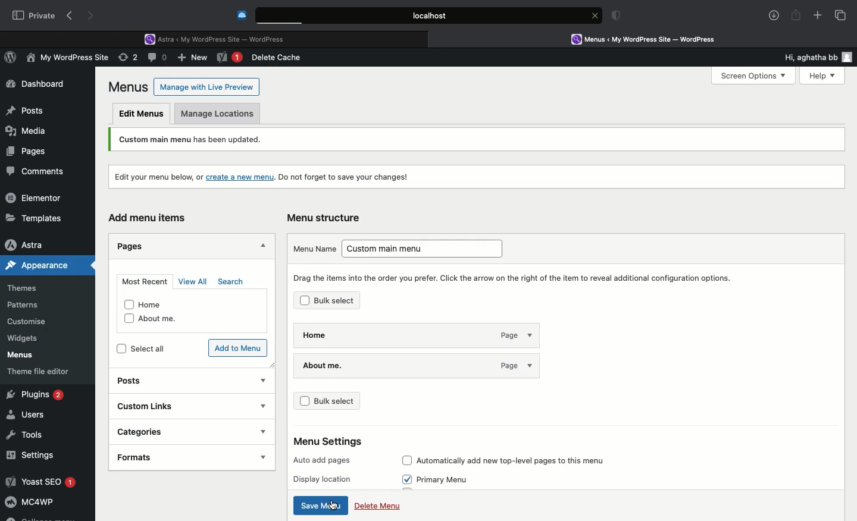 The width and height of the screenshot is (857, 521). Describe the element at coordinates (849, 57) in the screenshot. I see `user icon` at that location.